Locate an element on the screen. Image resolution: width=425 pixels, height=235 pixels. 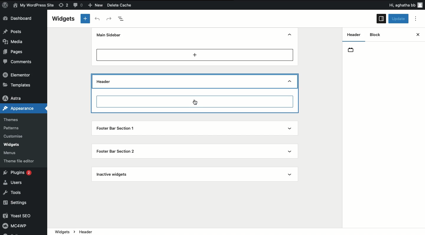
Widget areas is located at coordinates (360, 37).